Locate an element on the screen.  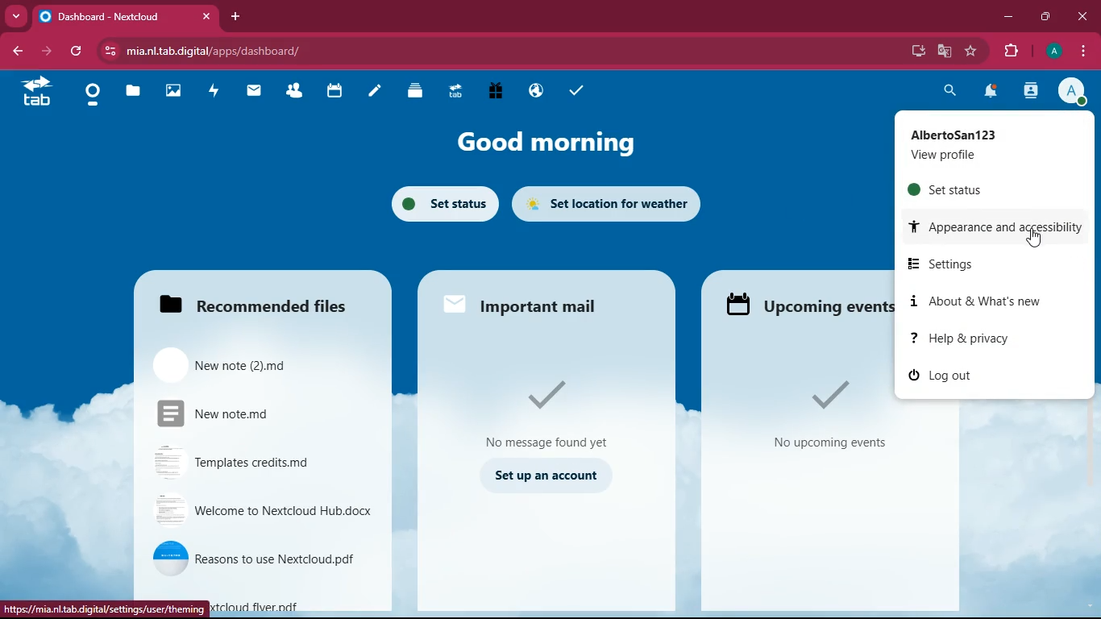
settings is located at coordinates (978, 264).